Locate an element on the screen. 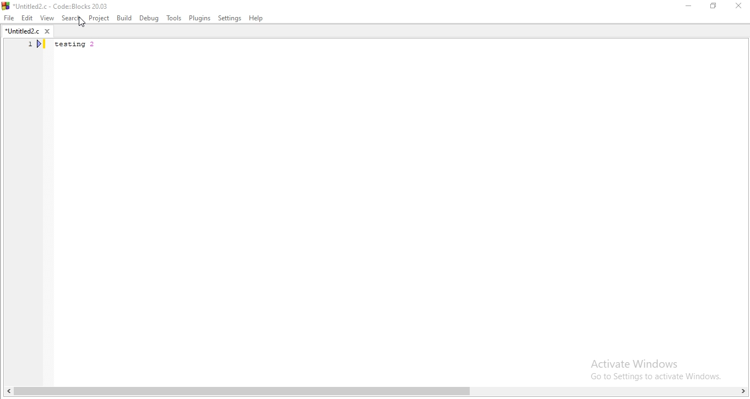 The image size is (750, 399). Search  is located at coordinates (70, 18).